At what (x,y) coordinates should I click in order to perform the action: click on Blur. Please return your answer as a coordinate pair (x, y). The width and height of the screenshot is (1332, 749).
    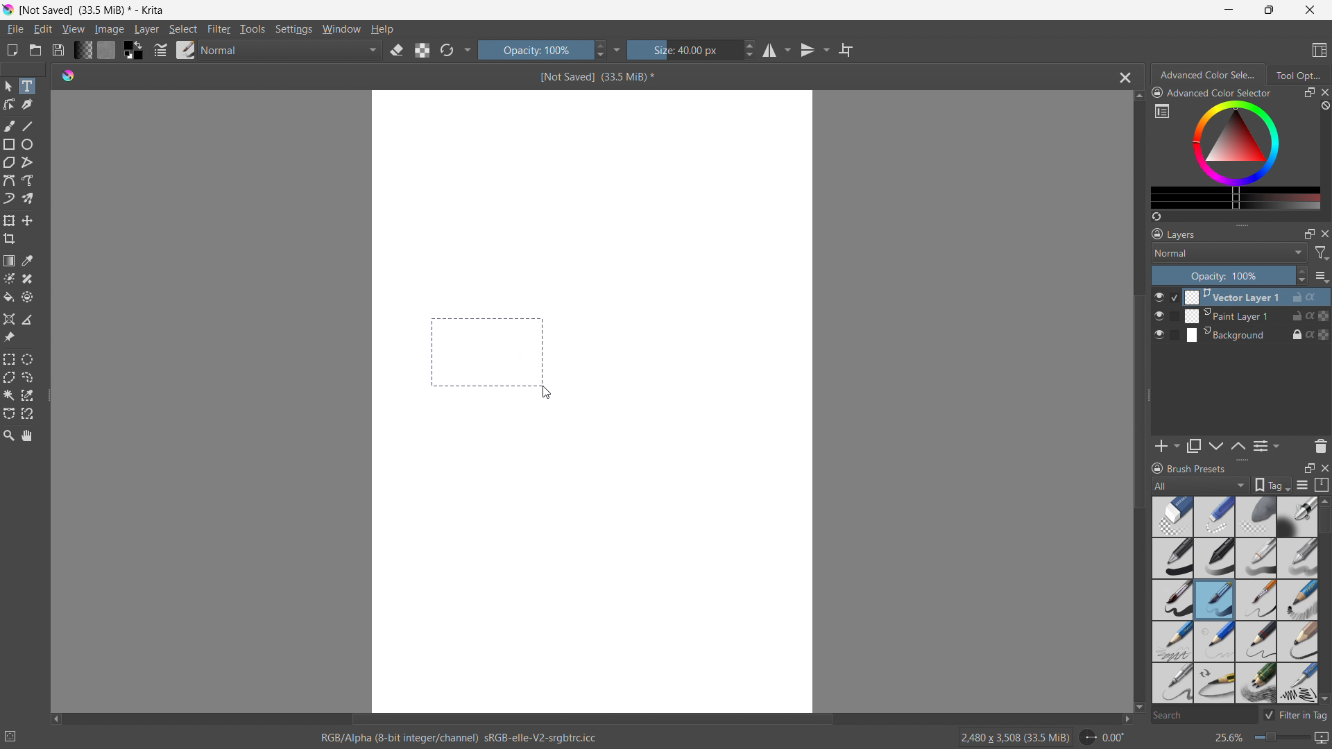
    Looking at the image, I should click on (1173, 516).